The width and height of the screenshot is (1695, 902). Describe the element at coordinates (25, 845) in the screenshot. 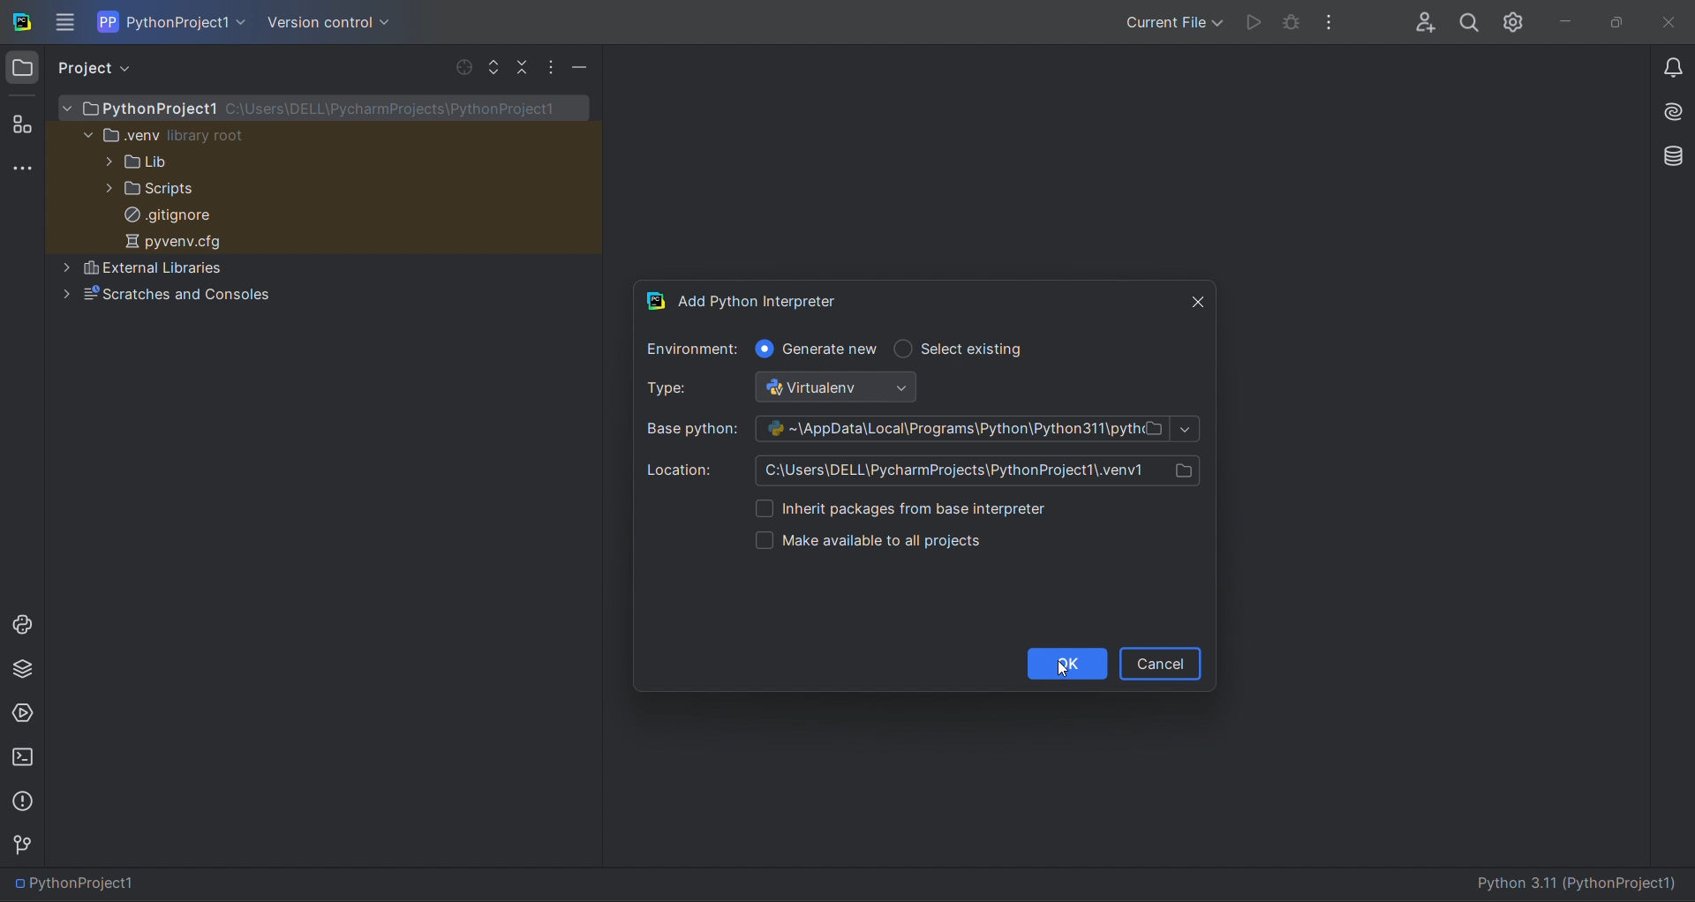

I see `version control` at that location.